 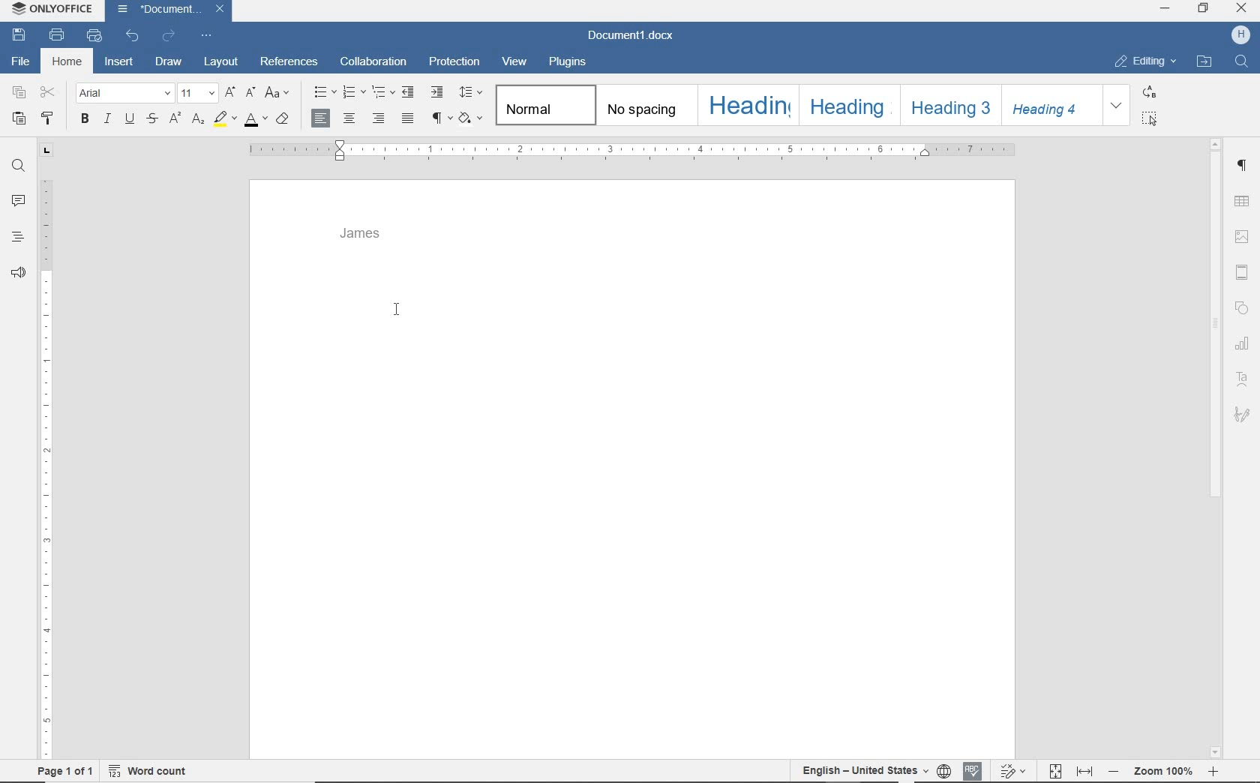 I want to click on increase indent, so click(x=437, y=91).